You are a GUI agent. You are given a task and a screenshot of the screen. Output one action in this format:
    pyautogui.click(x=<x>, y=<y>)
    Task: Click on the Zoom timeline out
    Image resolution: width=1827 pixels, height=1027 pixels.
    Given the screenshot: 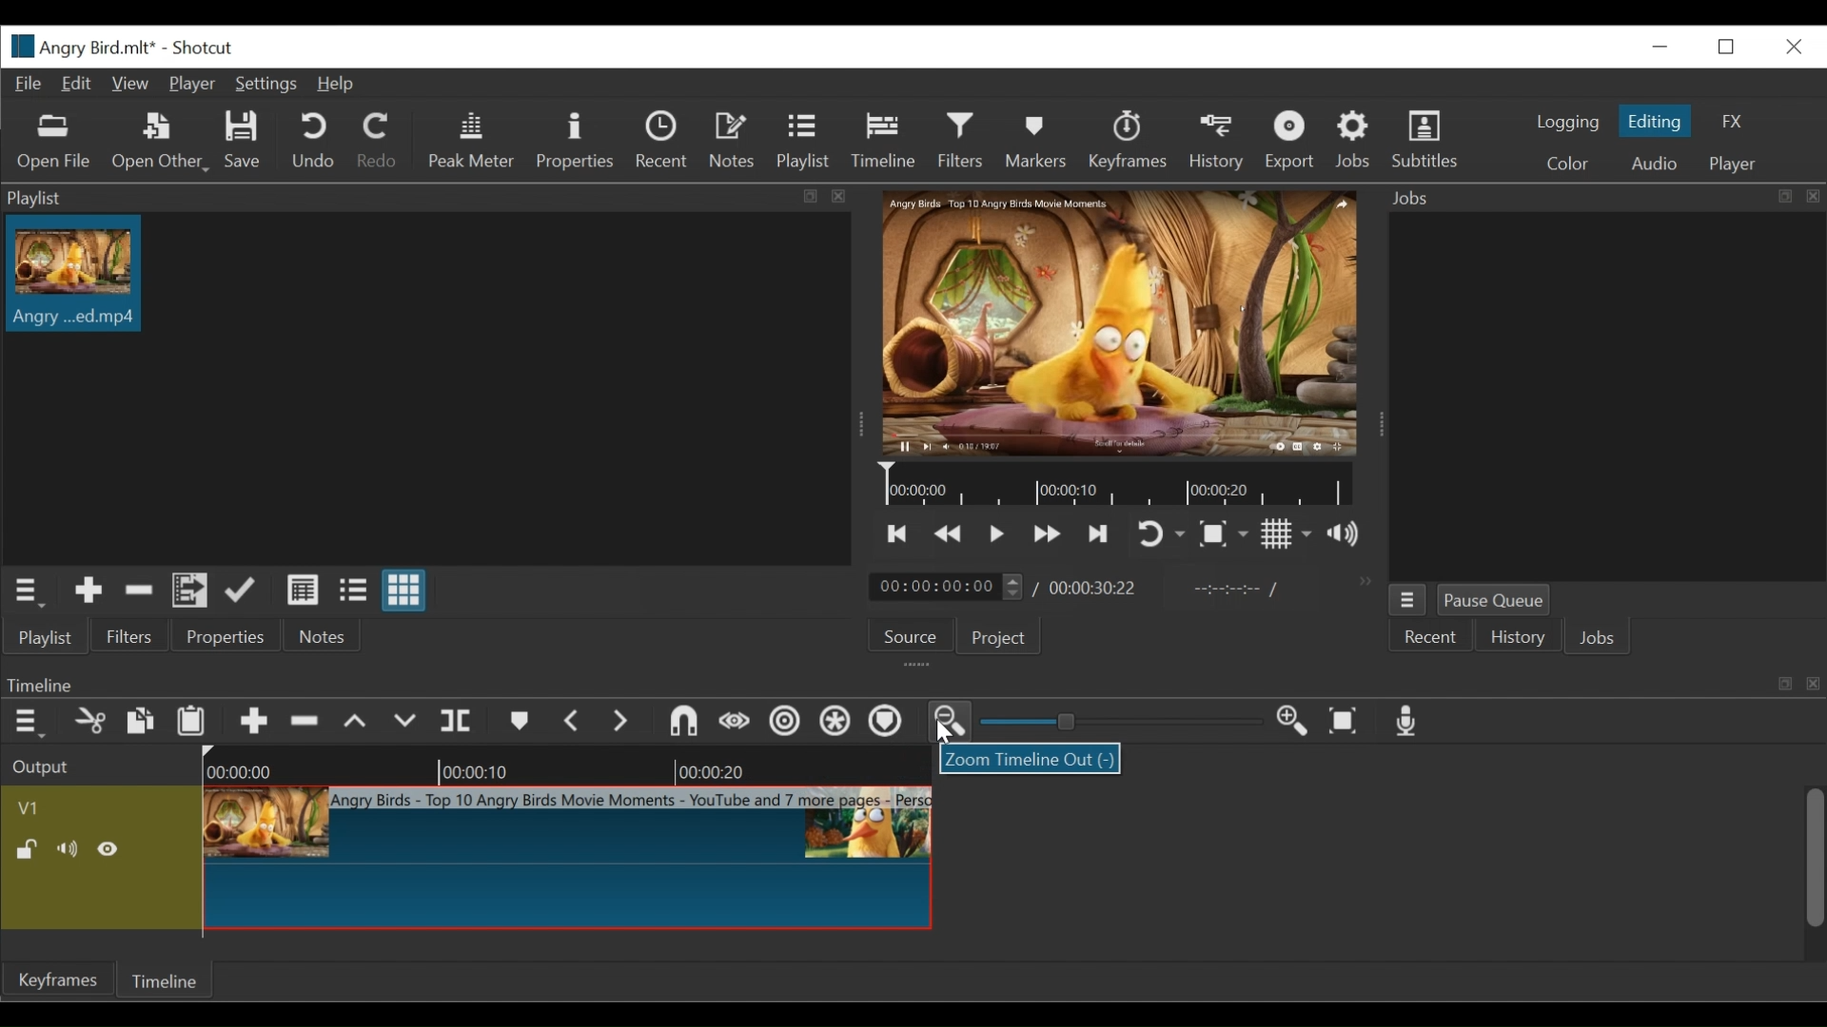 What is the action you would take?
    pyautogui.click(x=950, y=722)
    